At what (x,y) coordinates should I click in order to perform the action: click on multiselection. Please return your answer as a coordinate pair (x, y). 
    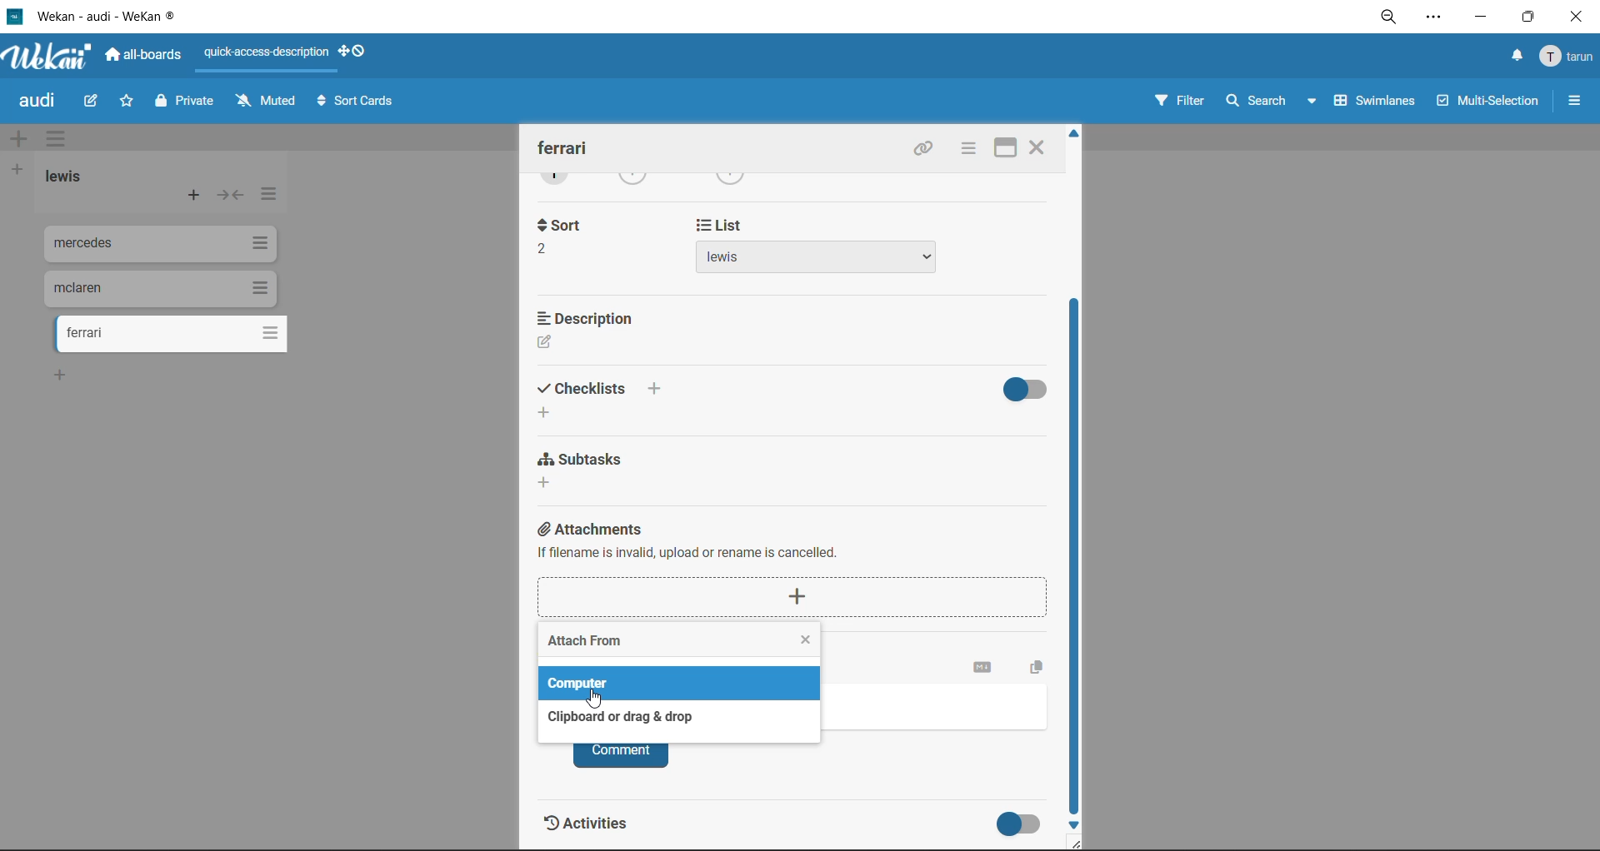
    Looking at the image, I should click on (1489, 103).